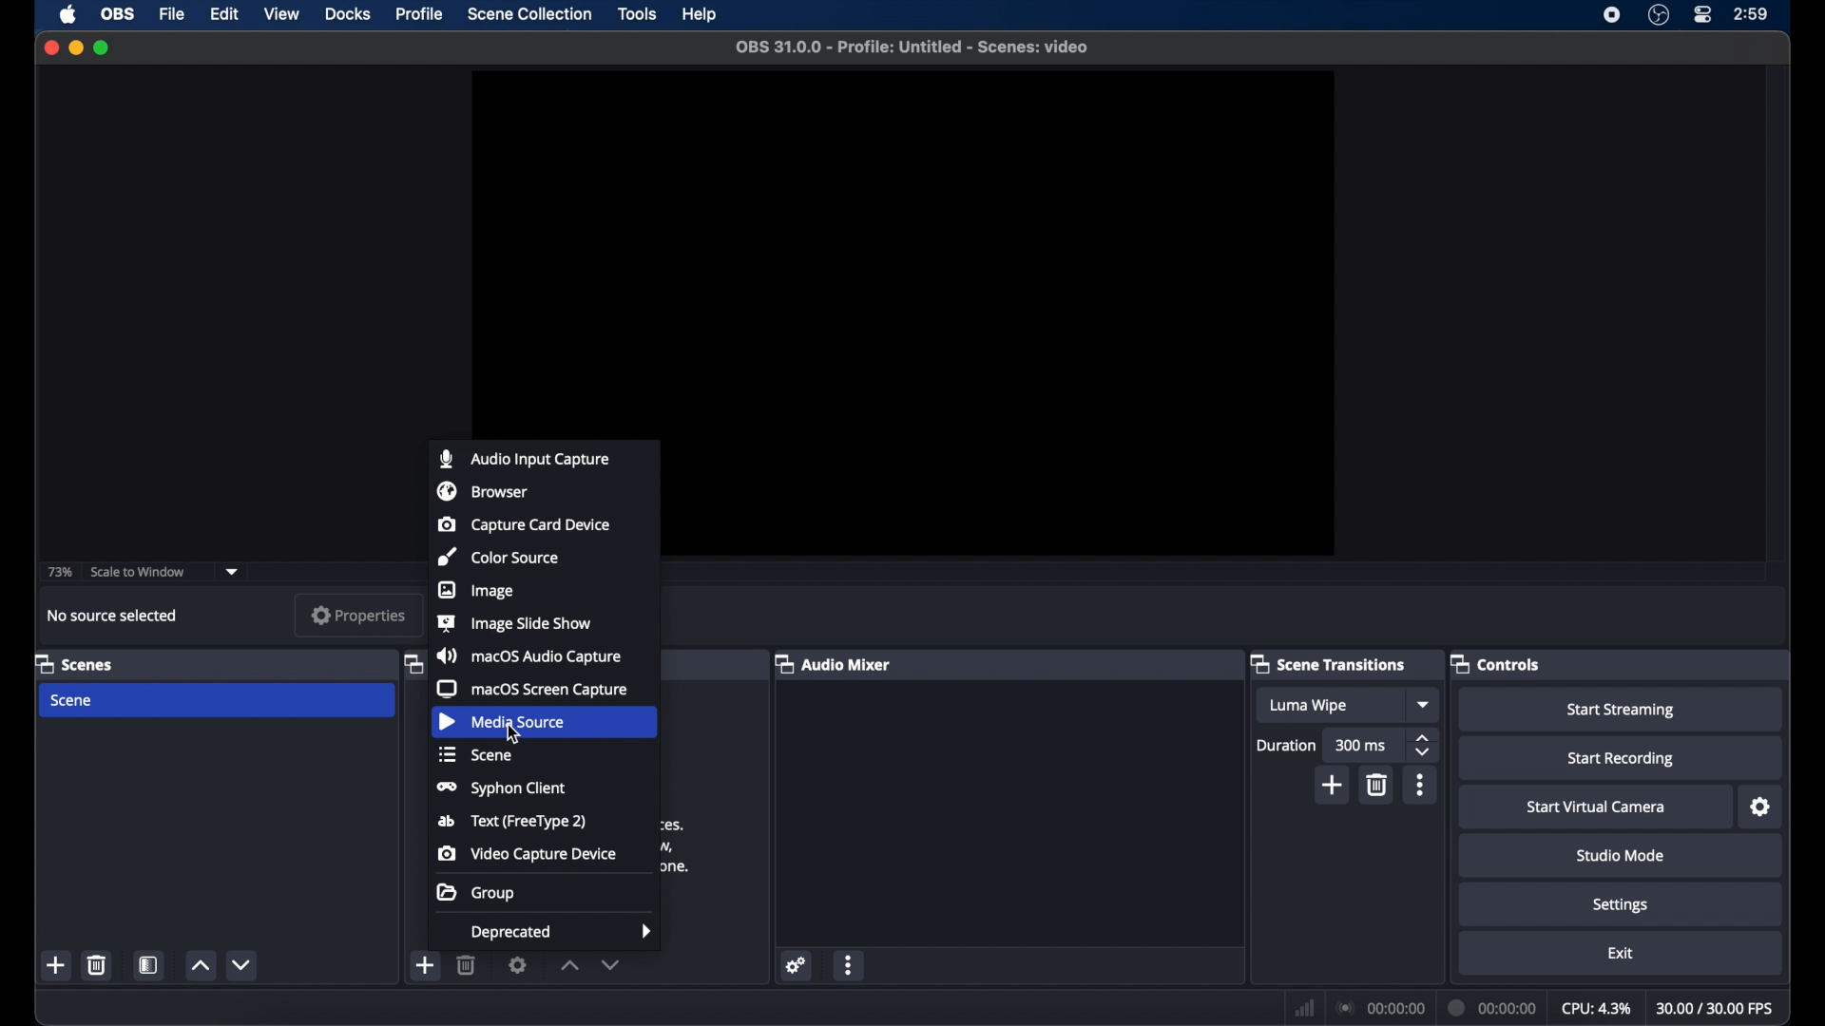 The width and height of the screenshot is (1825, 1026). Describe the element at coordinates (1379, 1009) in the screenshot. I see `connection` at that location.